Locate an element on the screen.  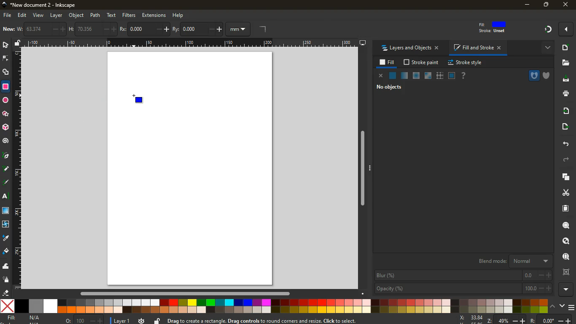
window is located at coordinates (428, 76).